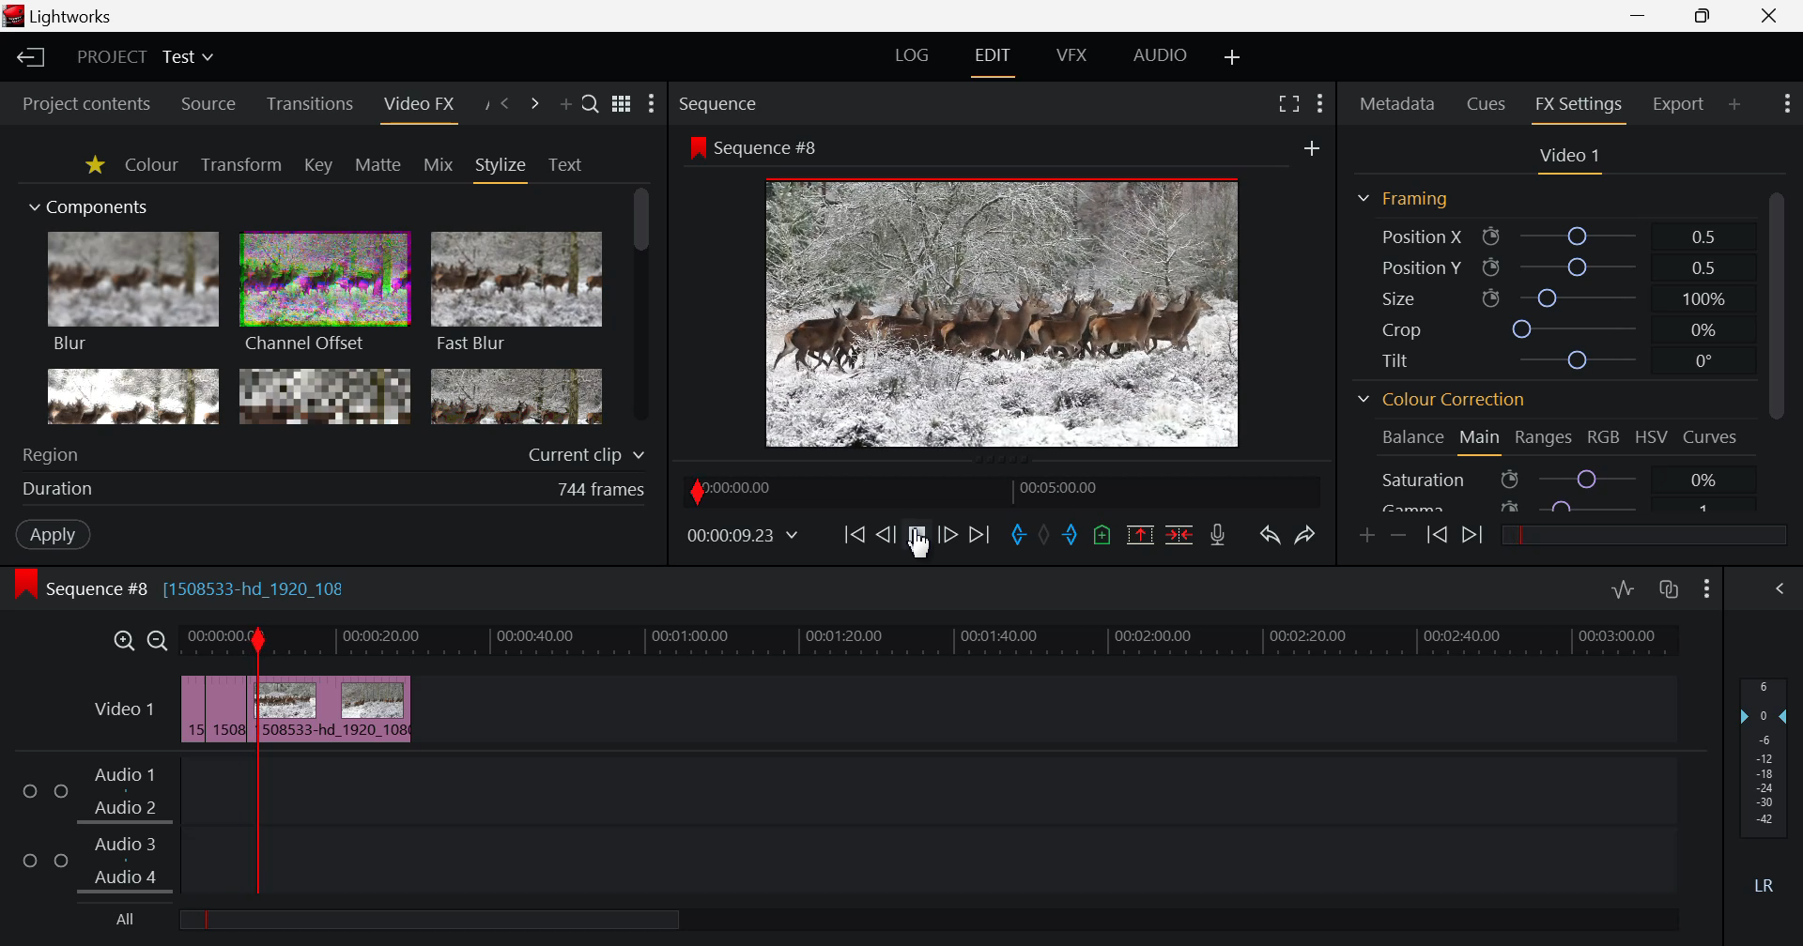  What do you see at coordinates (123, 712) in the screenshot?
I see `Video Layer` at bounding box center [123, 712].